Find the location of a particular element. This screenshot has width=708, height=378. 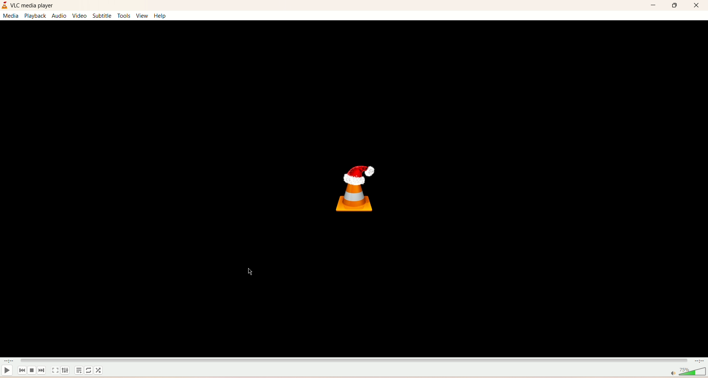

play/pause is located at coordinates (7, 371).